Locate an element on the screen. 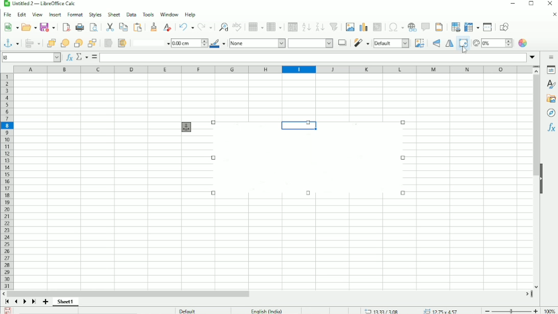  Area style is located at coordinates (311, 43).